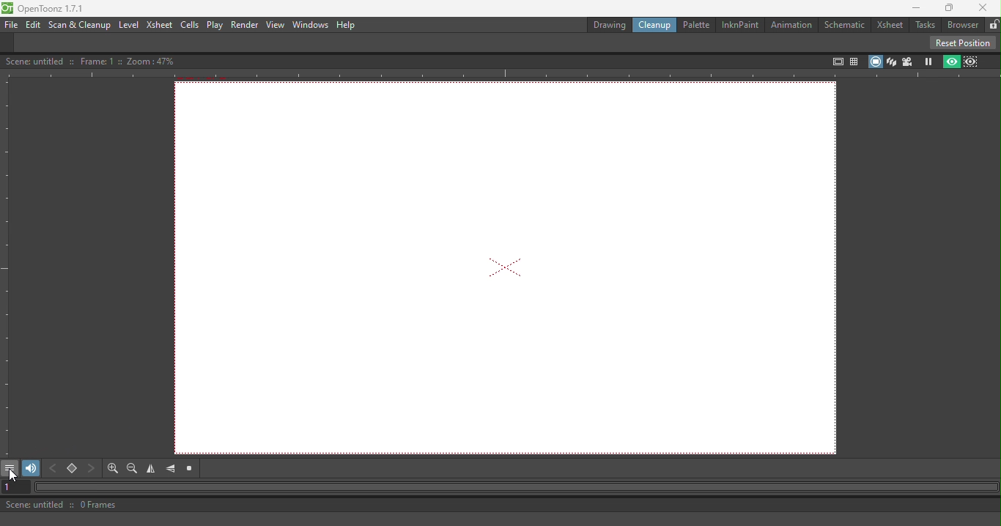  What do you see at coordinates (912, 8) in the screenshot?
I see `Minimize` at bounding box center [912, 8].